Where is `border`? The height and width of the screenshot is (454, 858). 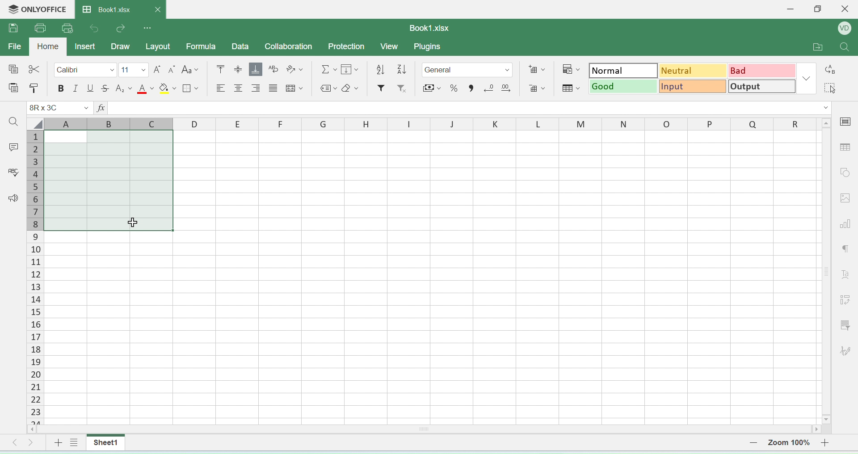 border is located at coordinates (191, 89).